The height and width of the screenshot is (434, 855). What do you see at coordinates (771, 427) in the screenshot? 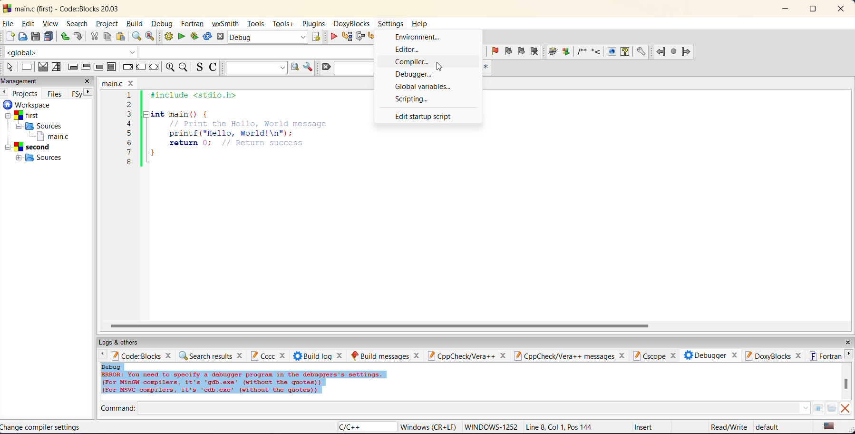
I see `default` at bounding box center [771, 427].